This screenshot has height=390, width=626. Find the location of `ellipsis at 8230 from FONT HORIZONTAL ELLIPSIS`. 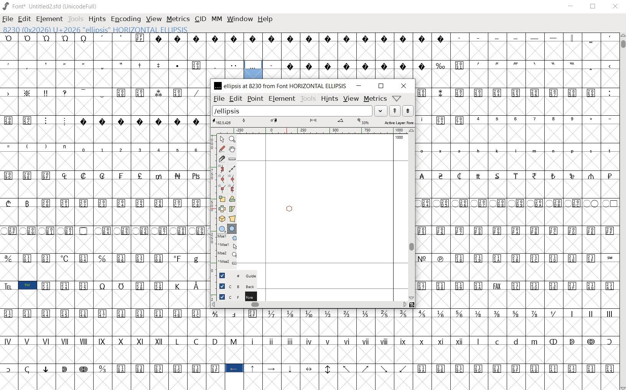

ellipsis at 8230 from FONT HORIZONTAL ELLIPSIS is located at coordinates (280, 86).